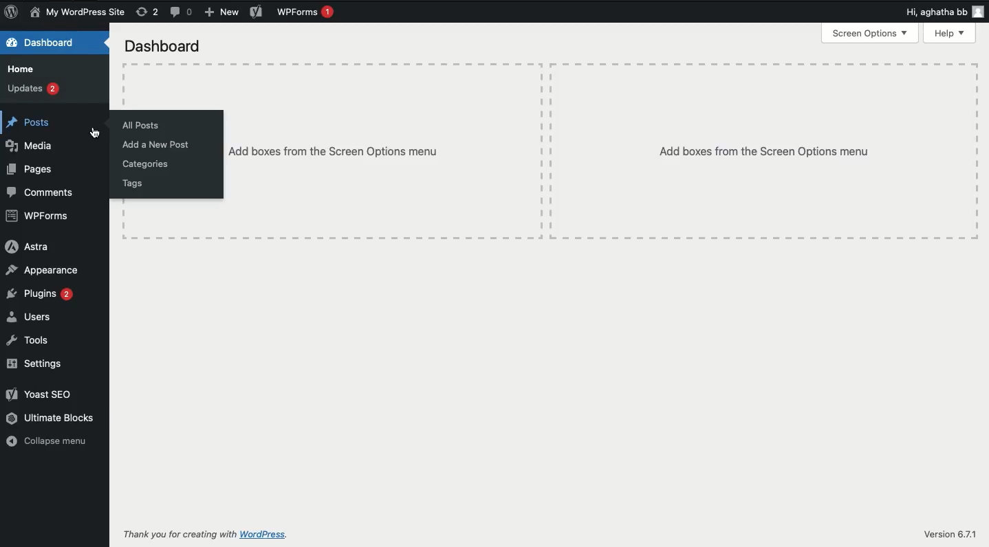 This screenshot has width=989, height=547. I want to click on Thank you for creating with WordPress, so click(204, 535).